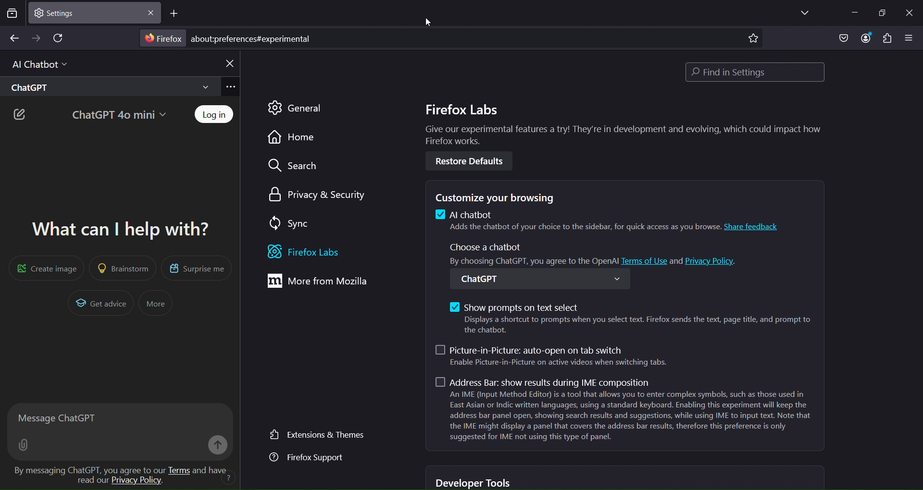 The image size is (923, 490). What do you see at coordinates (429, 24) in the screenshot?
I see `cursor` at bounding box center [429, 24].